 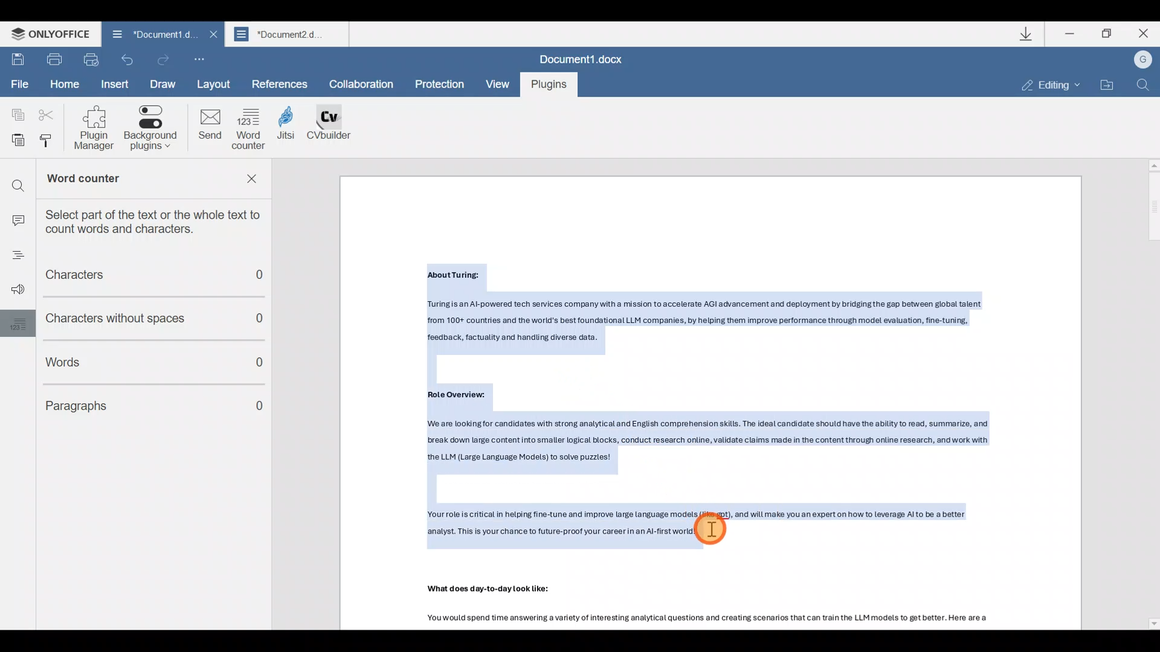 I want to click on Save, so click(x=18, y=60).